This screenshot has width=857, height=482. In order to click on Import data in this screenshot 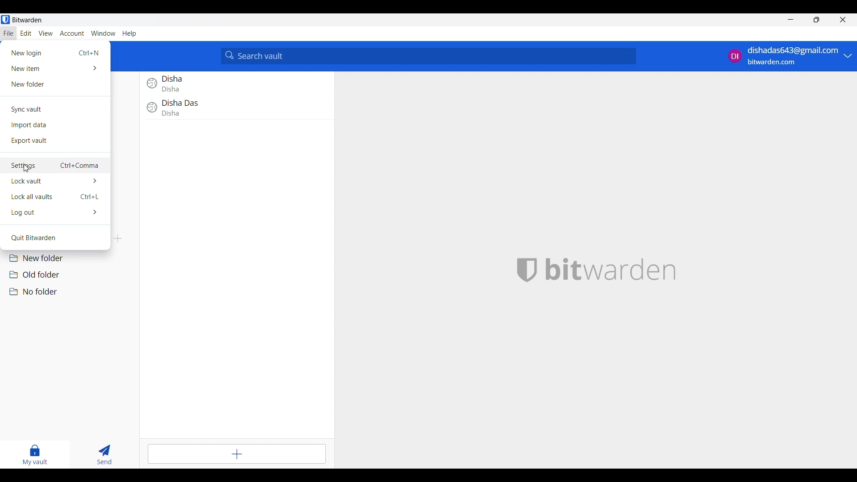, I will do `click(55, 125)`.